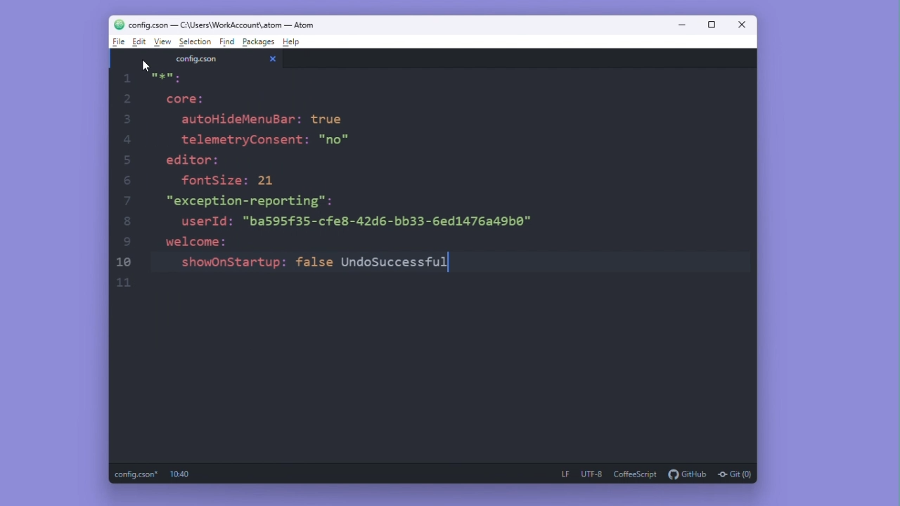  I want to click on git(0), so click(735, 473).